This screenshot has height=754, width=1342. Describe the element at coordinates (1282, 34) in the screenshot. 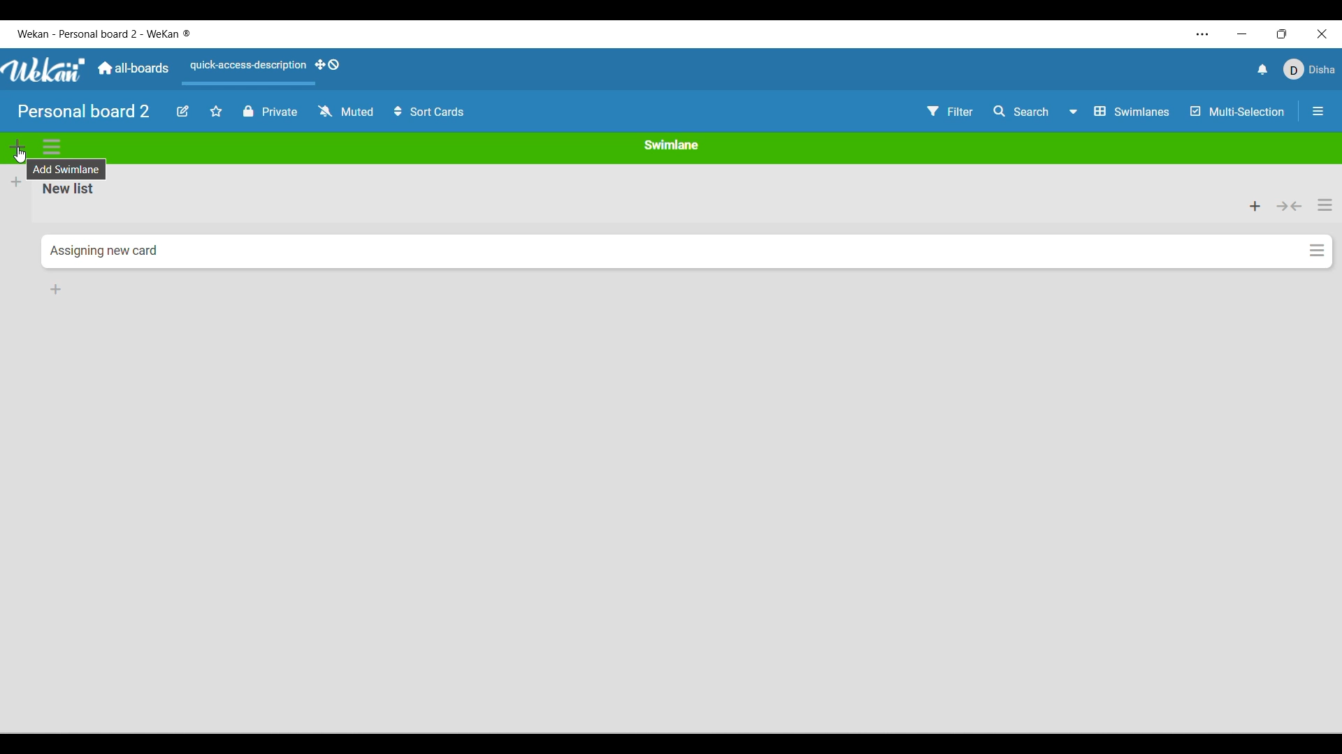

I see `Show interface in a smaller tab` at that location.